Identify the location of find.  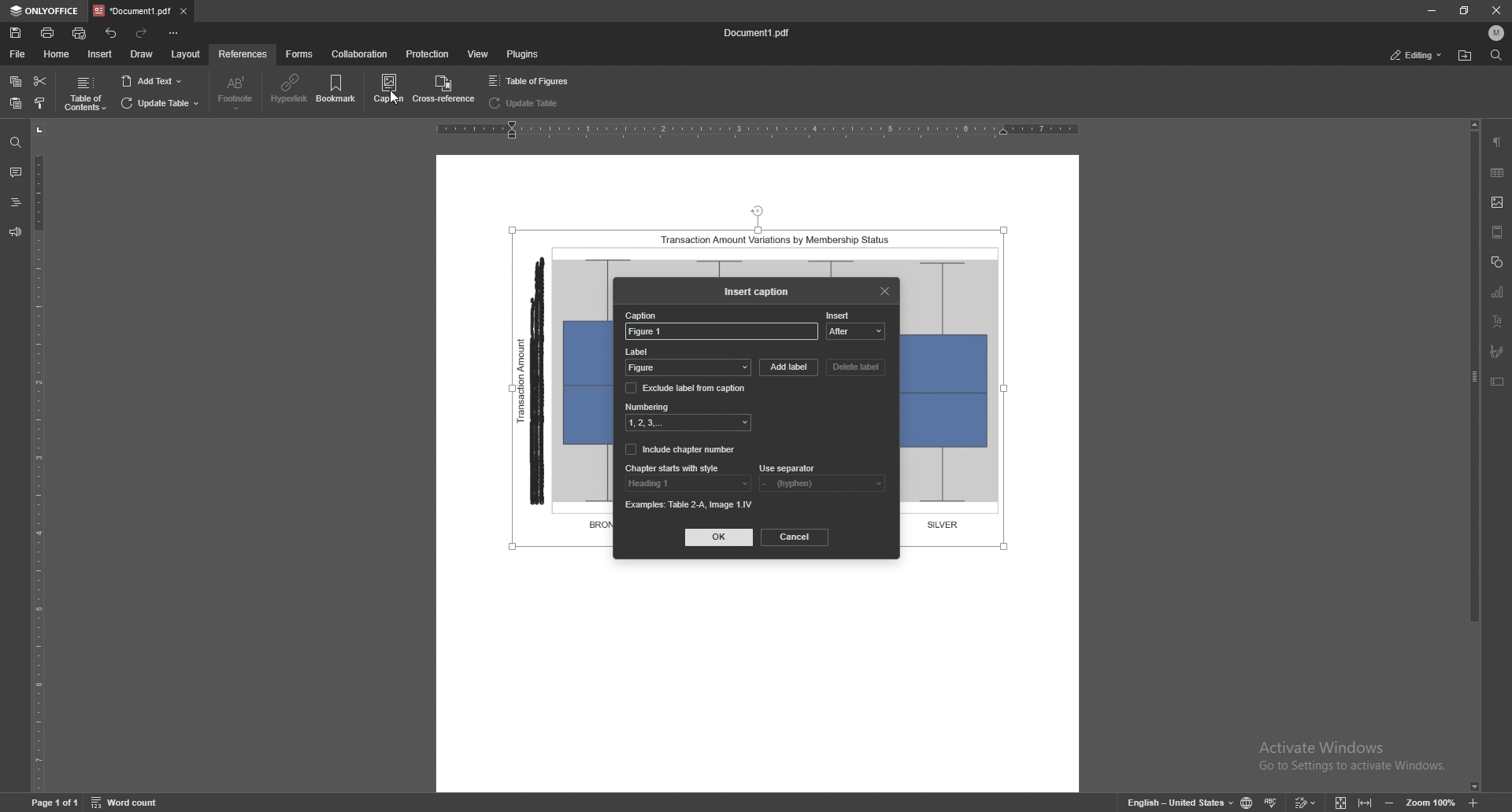
(1495, 55).